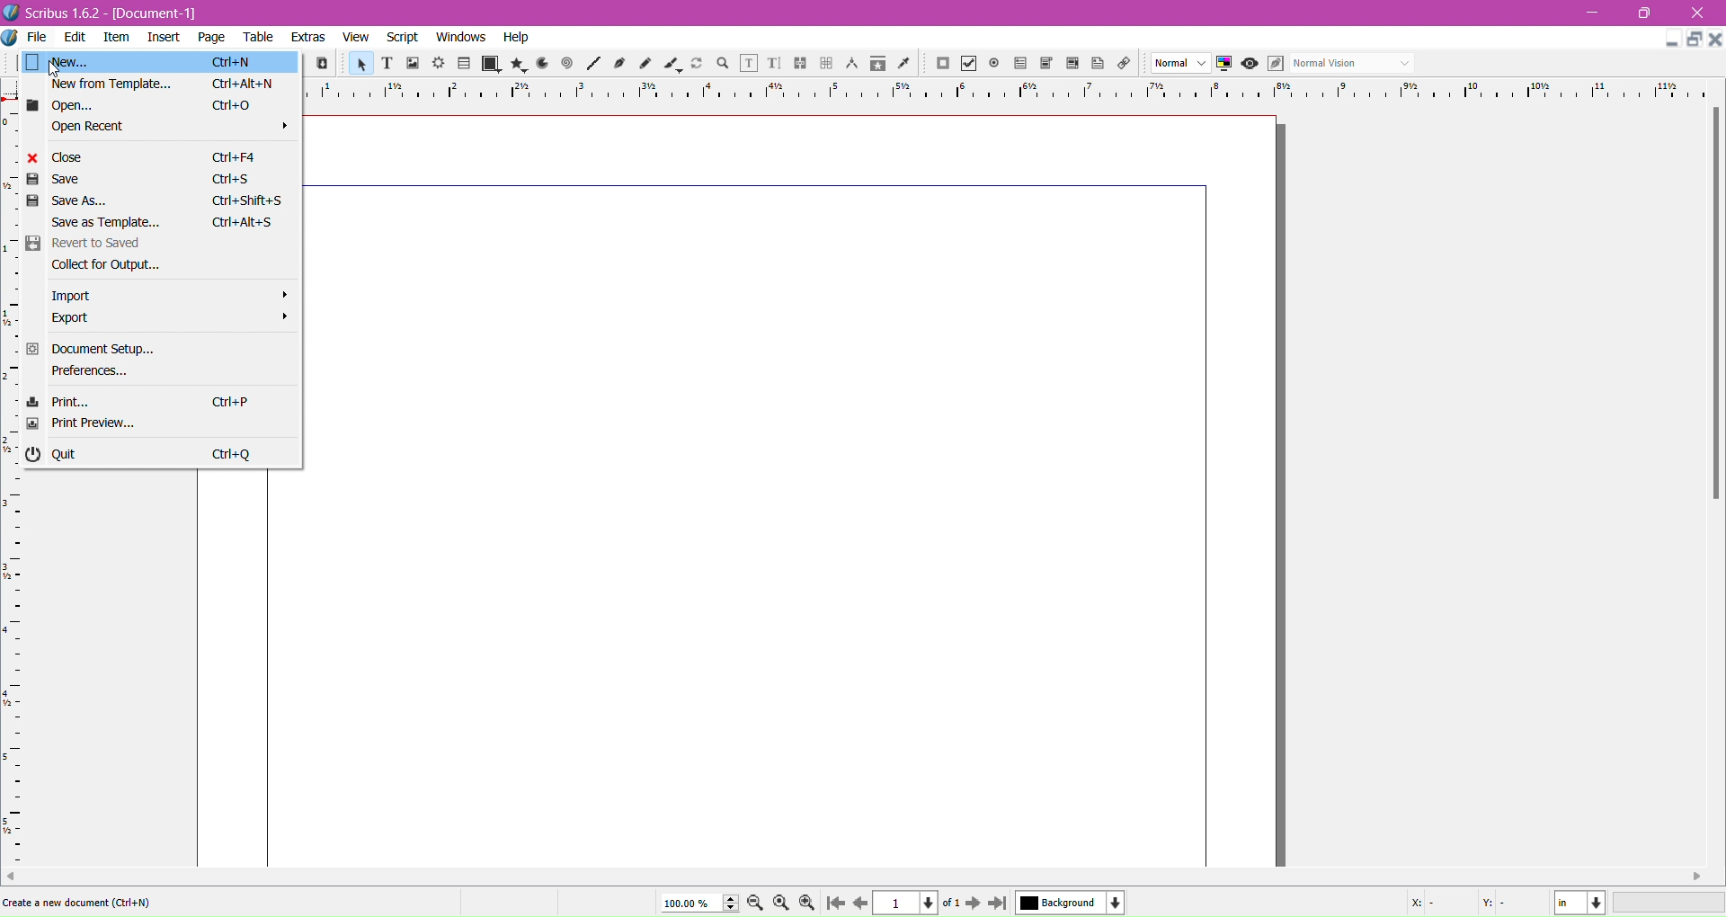  I want to click on icon, so click(992, 62).